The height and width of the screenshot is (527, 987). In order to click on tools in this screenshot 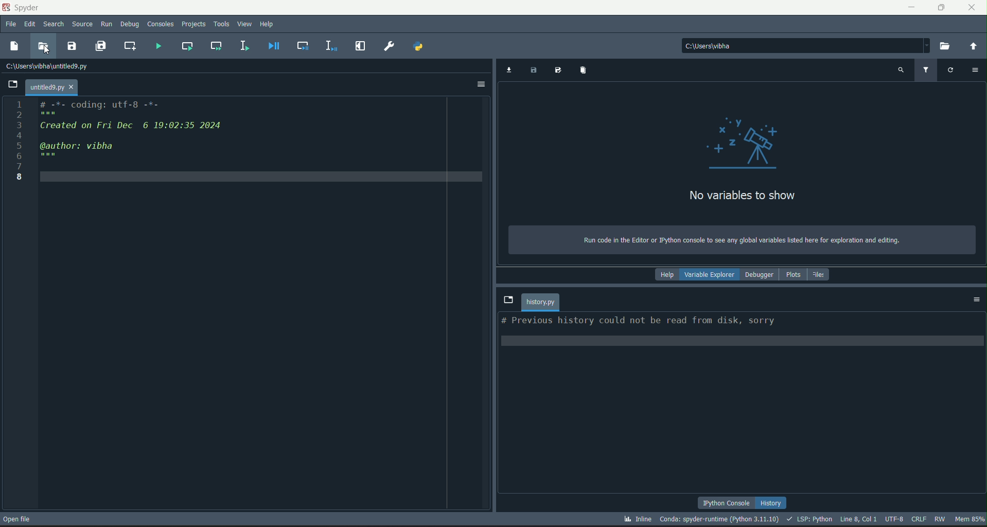, I will do `click(222, 25)`.